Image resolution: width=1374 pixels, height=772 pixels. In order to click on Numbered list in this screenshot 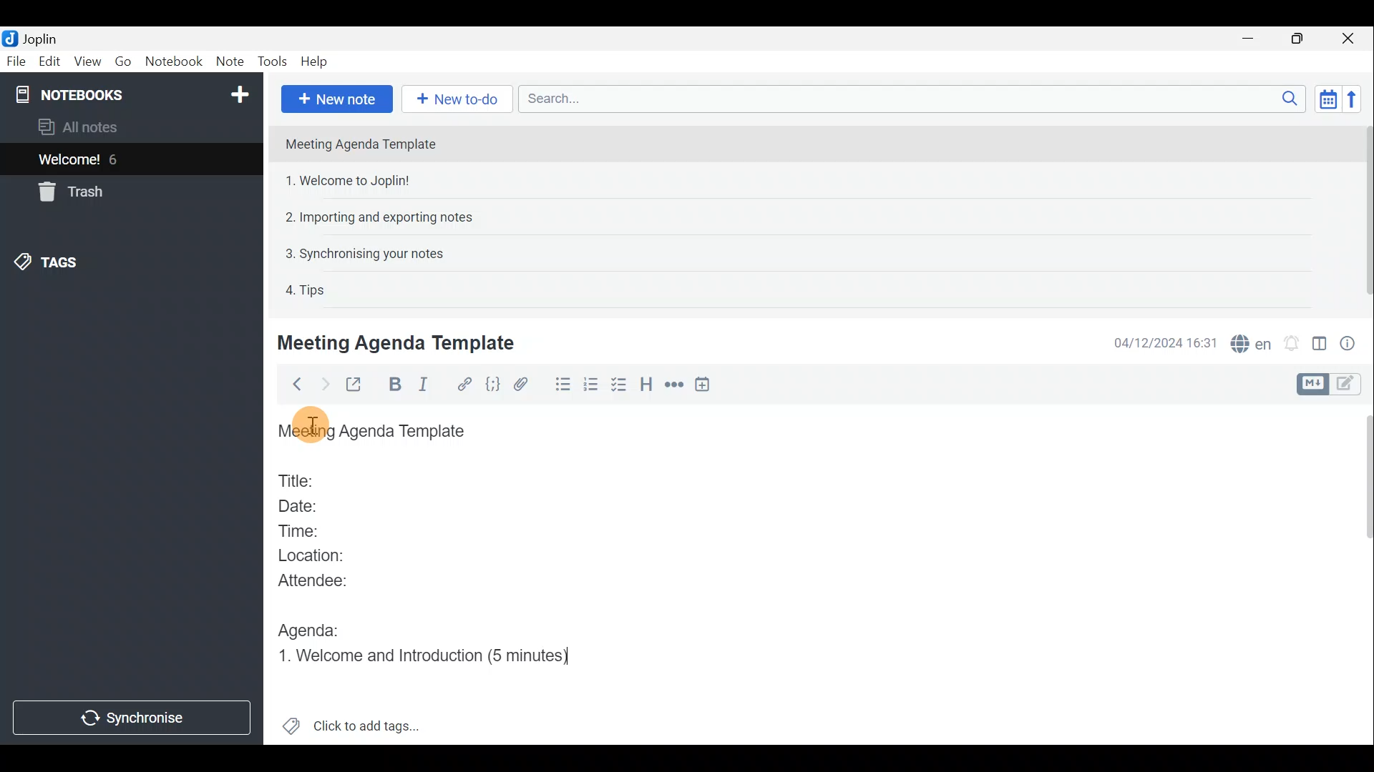, I will do `click(591, 387)`.